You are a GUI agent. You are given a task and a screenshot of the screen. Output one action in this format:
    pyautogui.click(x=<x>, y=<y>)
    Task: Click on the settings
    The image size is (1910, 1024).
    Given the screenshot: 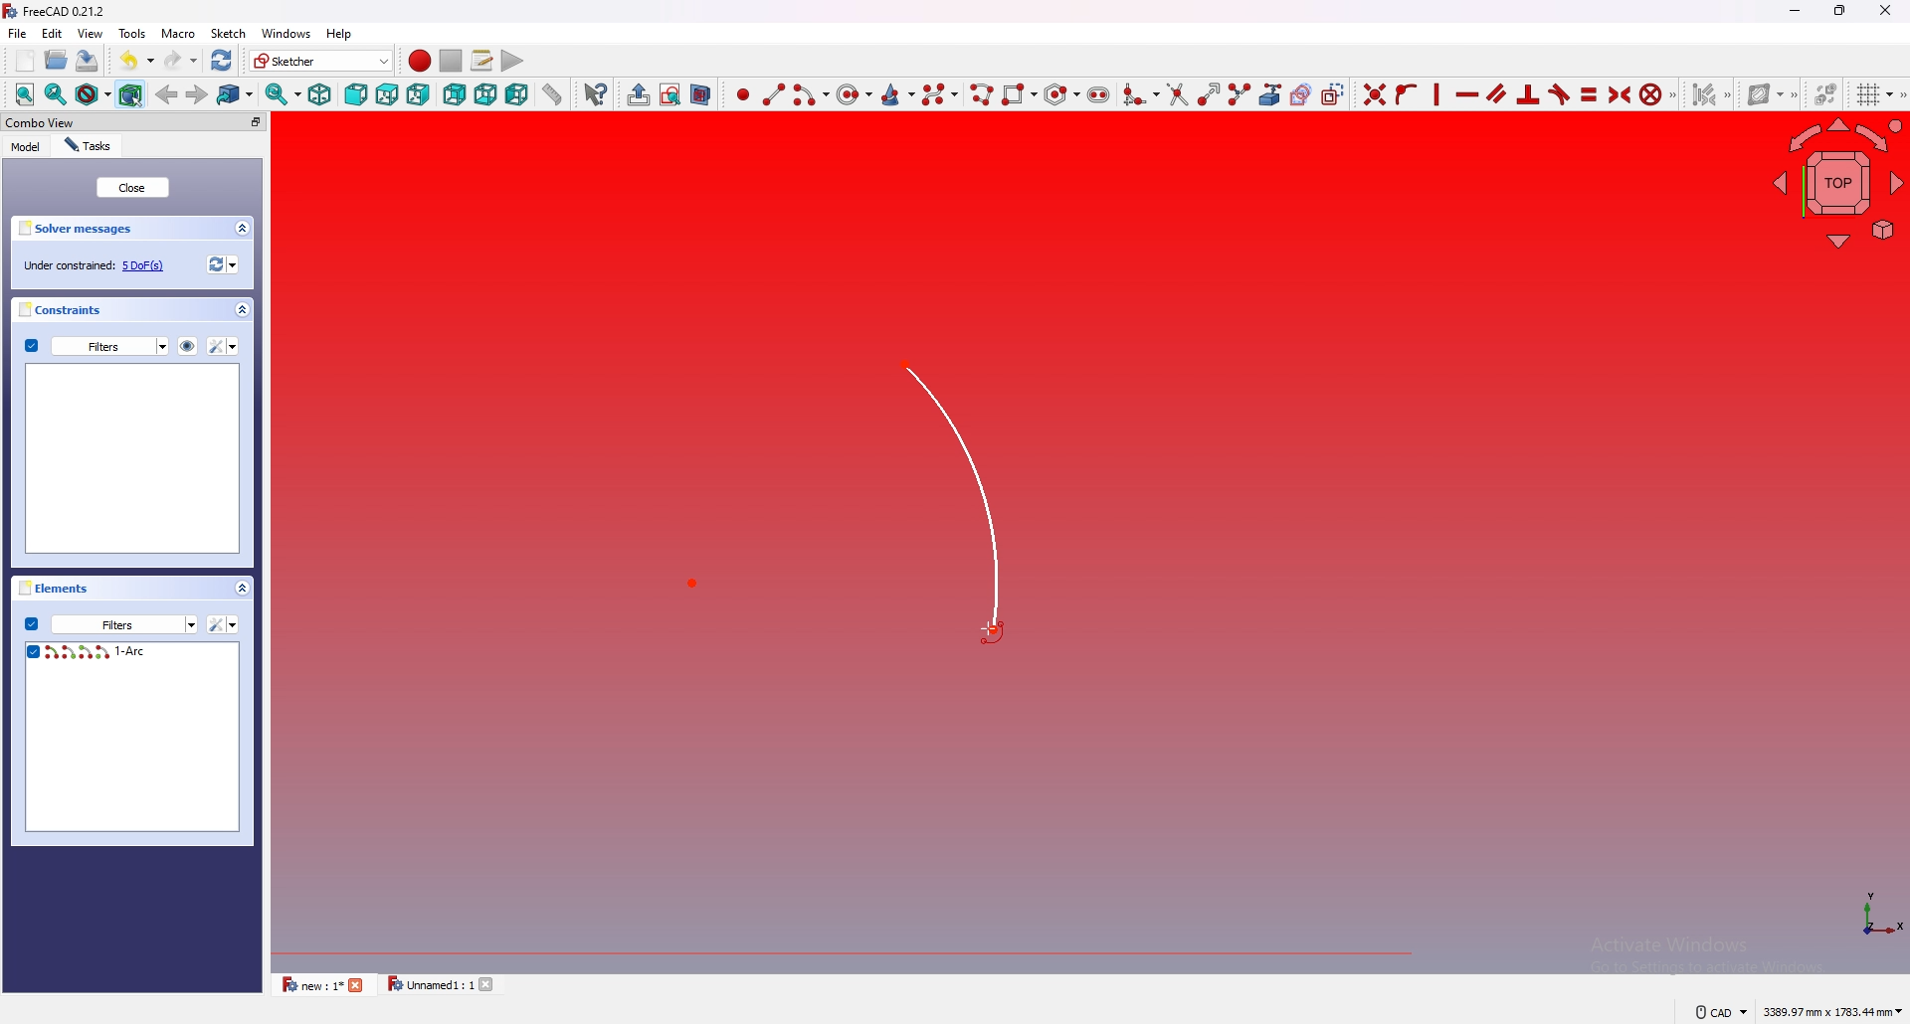 What is the action you would take?
    pyautogui.click(x=225, y=346)
    